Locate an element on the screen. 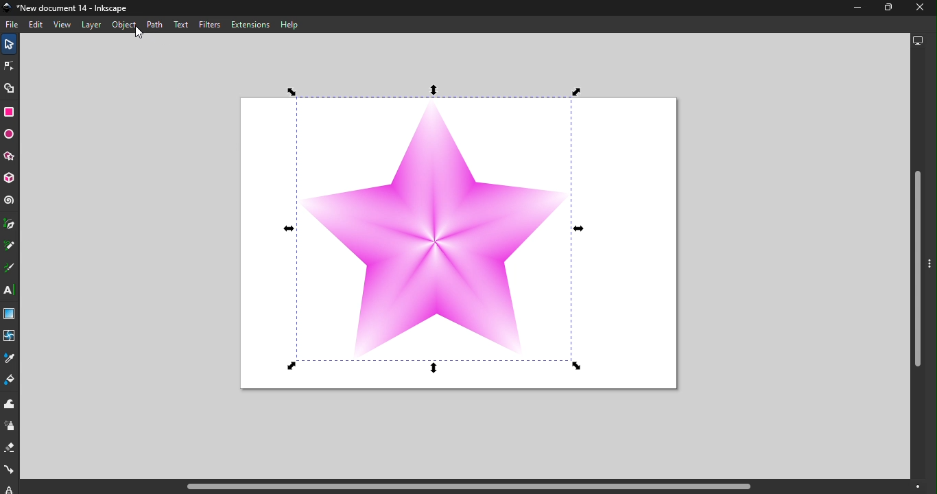  View is located at coordinates (62, 26).